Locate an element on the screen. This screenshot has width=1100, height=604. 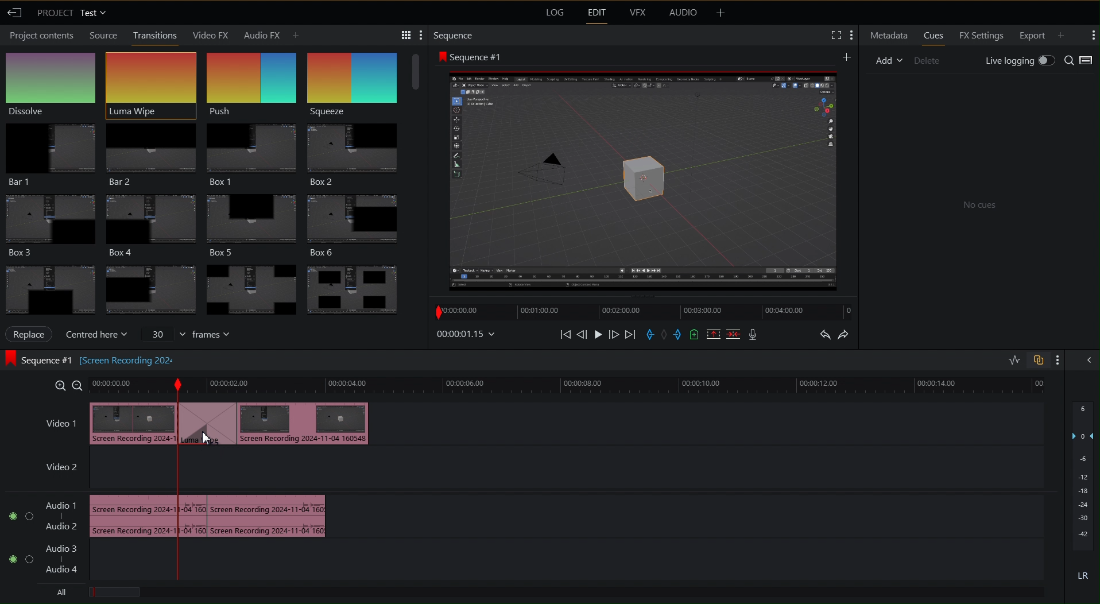
Zoom is located at coordinates (65, 385).